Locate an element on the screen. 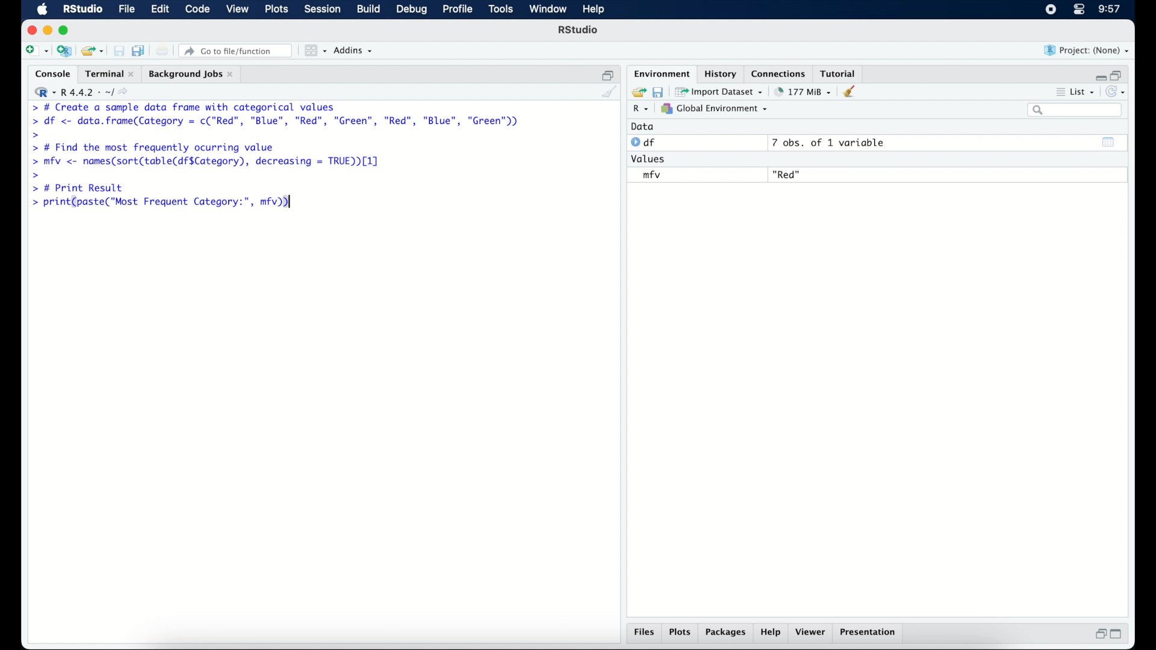 The width and height of the screenshot is (1156, 650). print is located at coordinates (163, 51).